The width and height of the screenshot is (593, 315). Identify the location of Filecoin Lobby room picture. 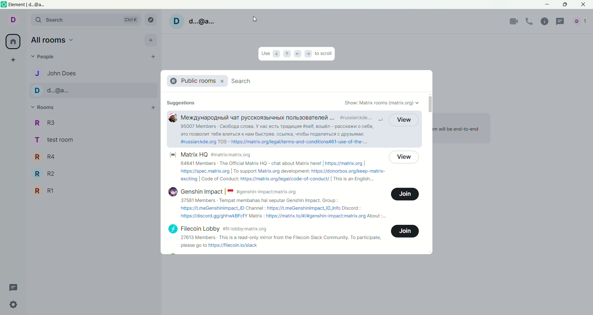
(173, 229).